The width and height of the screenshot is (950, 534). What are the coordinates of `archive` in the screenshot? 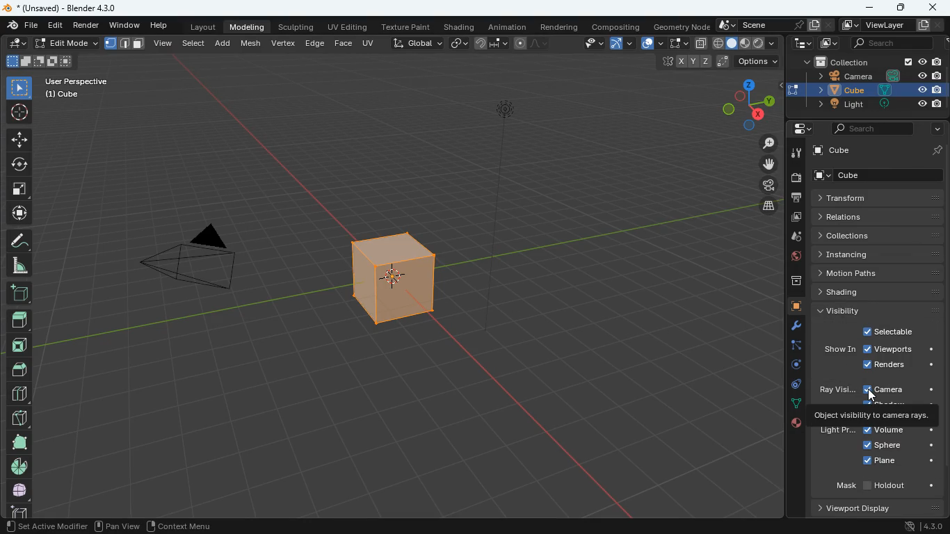 It's located at (789, 281).